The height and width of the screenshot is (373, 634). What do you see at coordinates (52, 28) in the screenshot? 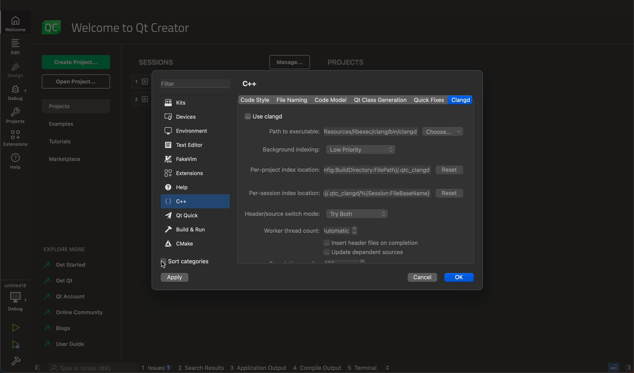
I see `logo` at bounding box center [52, 28].